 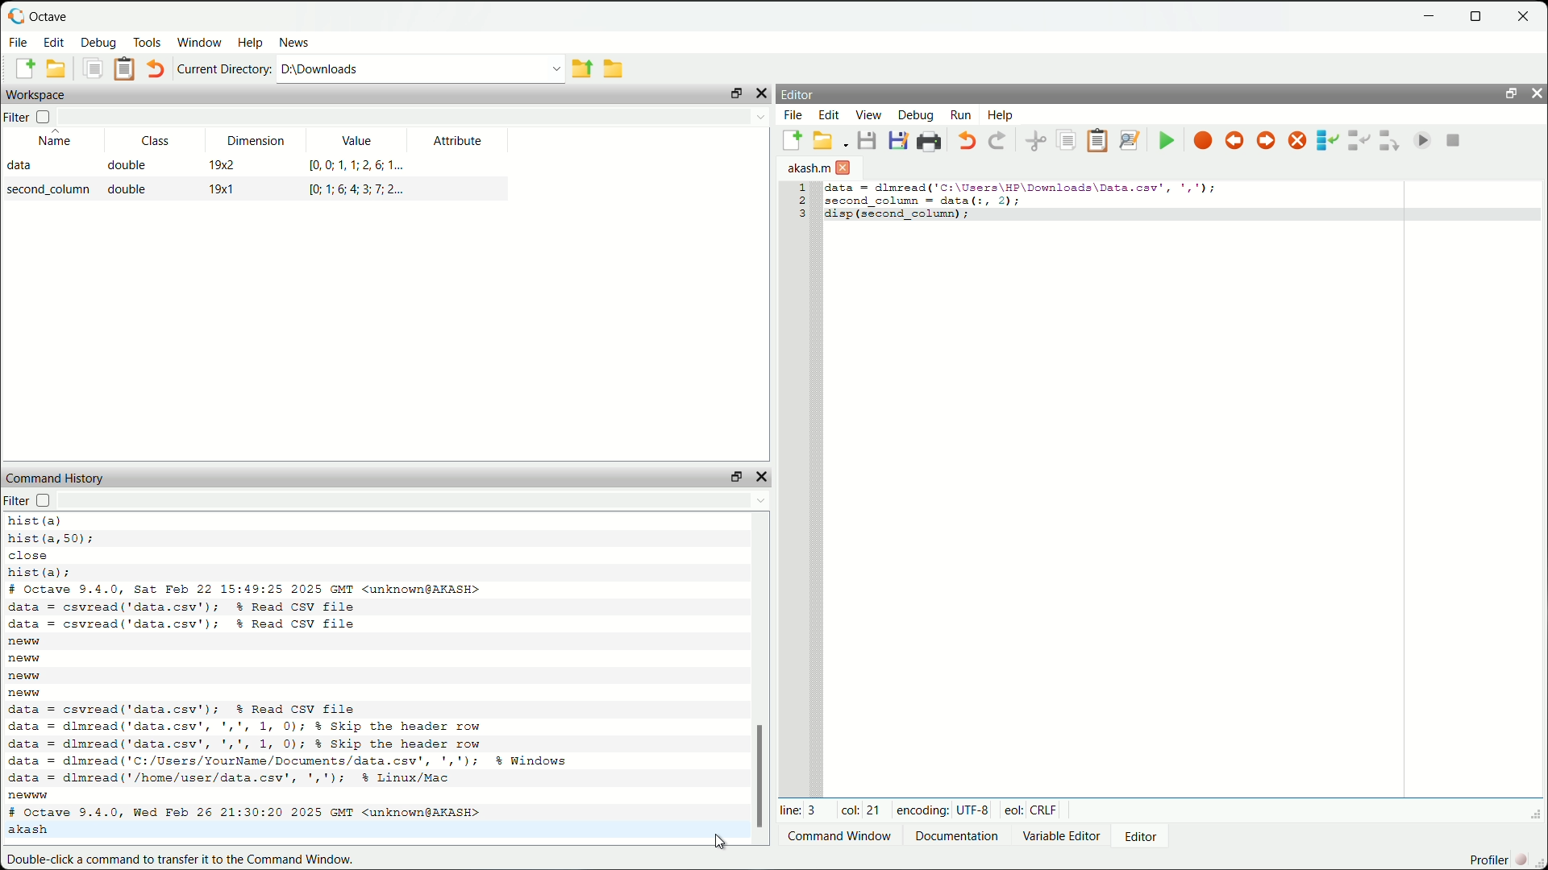 I want to click on quit debug mode, so click(x=1455, y=137).